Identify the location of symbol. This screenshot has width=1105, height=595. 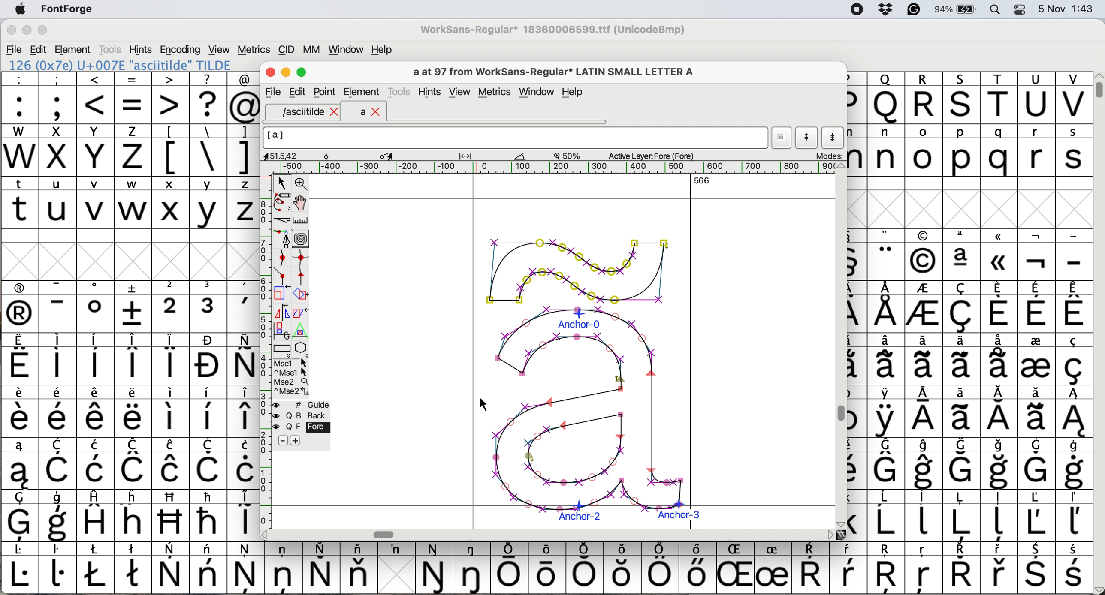
(58, 307).